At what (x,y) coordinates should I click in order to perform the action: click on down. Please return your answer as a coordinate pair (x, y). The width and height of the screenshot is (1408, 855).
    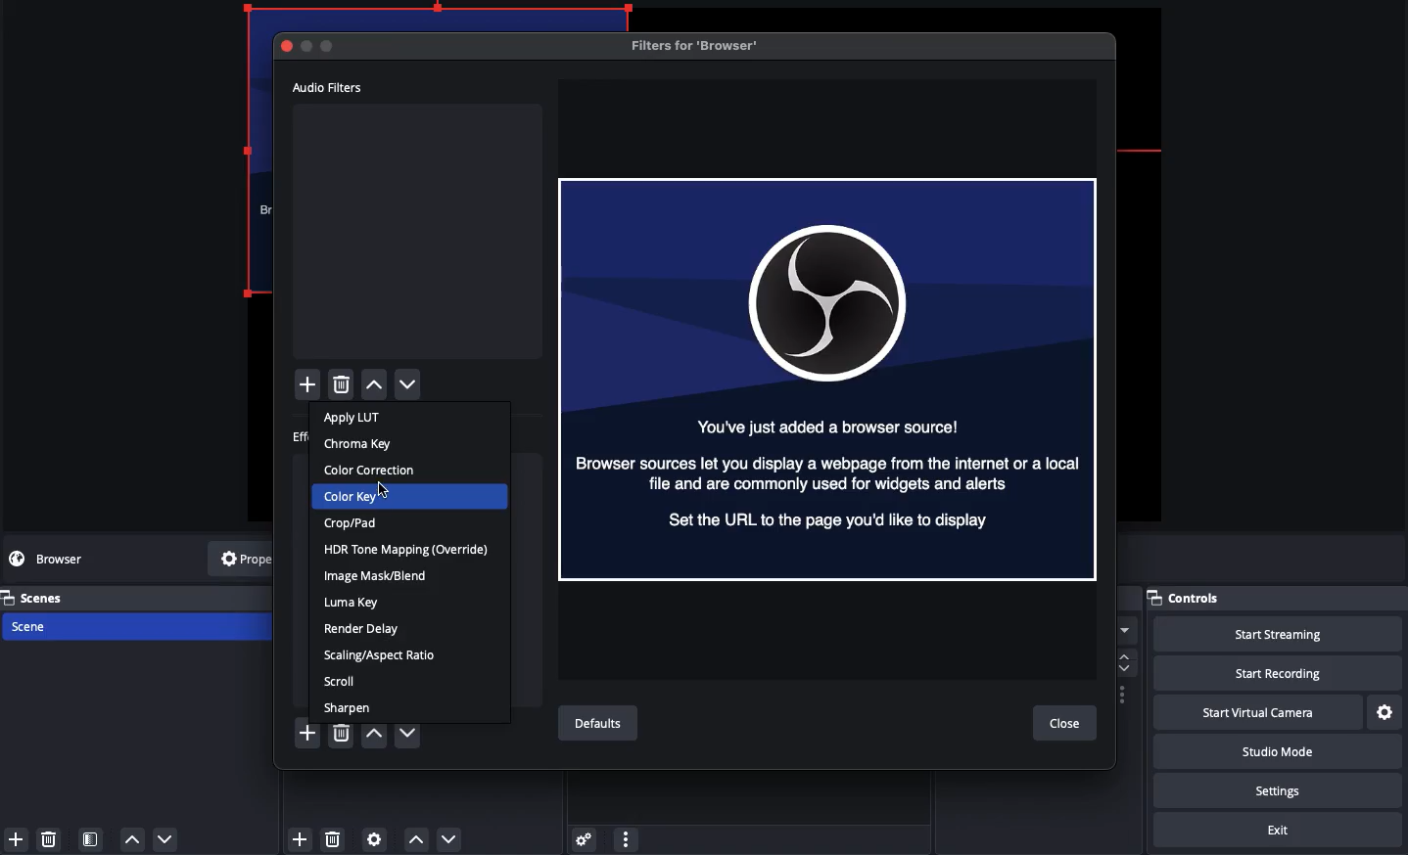
    Looking at the image, I should click on (165, 837).